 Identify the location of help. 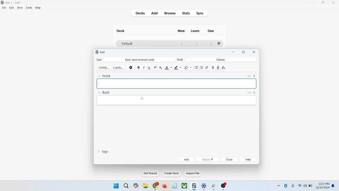
(249, 159).